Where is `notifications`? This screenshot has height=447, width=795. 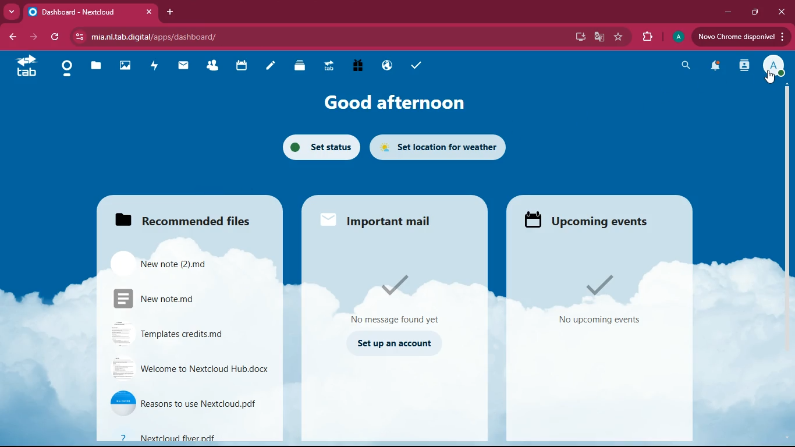 notifications is located at coordinates (712, 68).